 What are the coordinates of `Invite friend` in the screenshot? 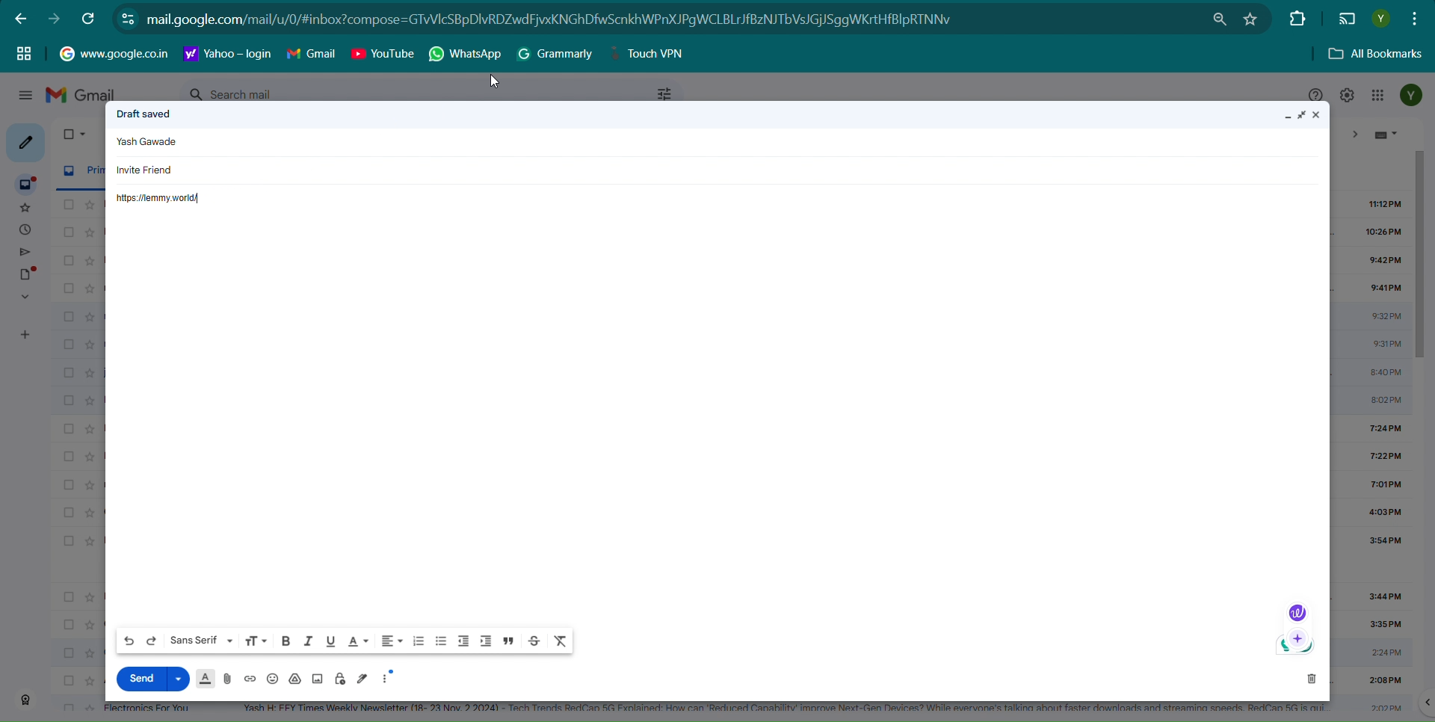 It's located at (146, 169).